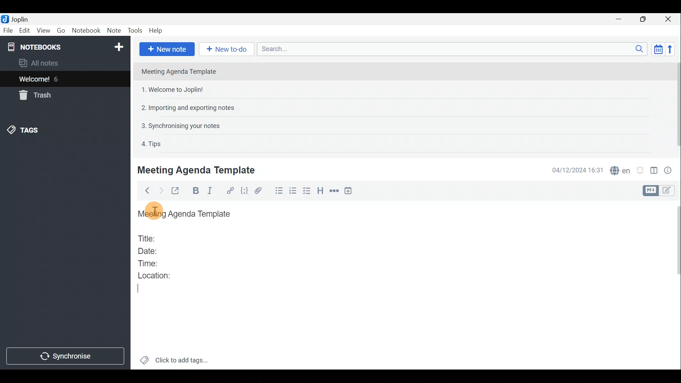  Describe the element at coordinates (225, 49) in the screenshot. I see `New to-do` at that location.